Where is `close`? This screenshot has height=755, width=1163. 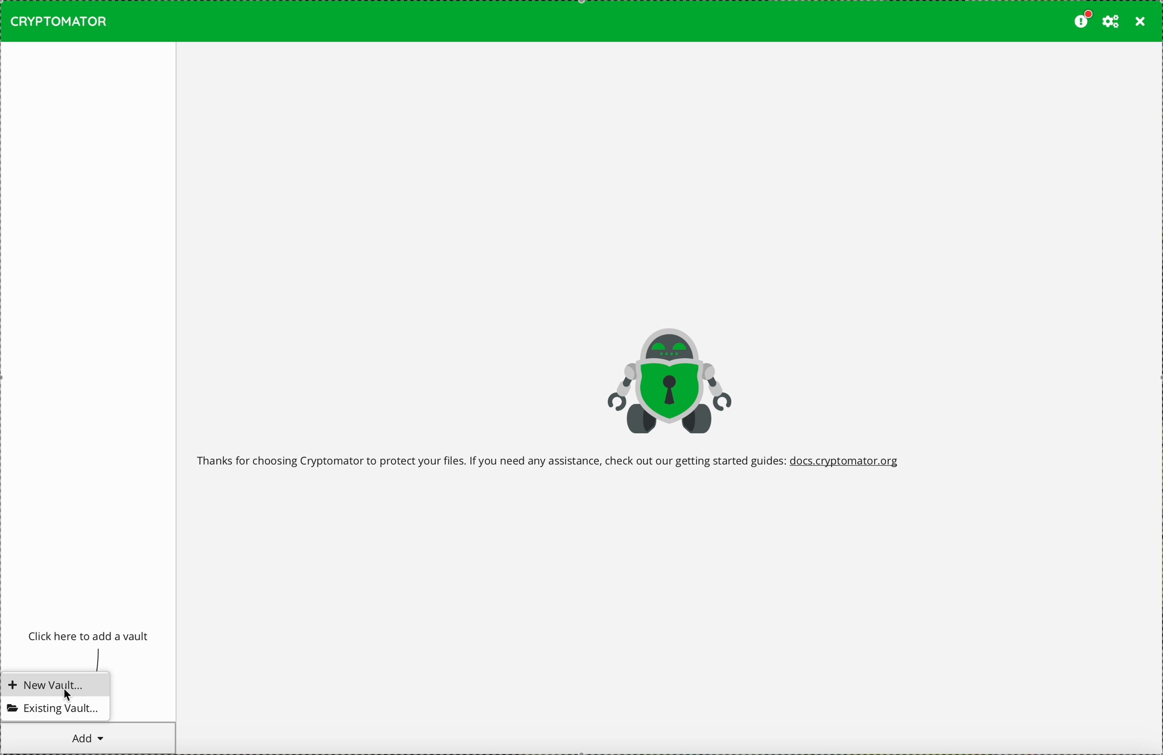 close is located at coordinates (1141, 22).